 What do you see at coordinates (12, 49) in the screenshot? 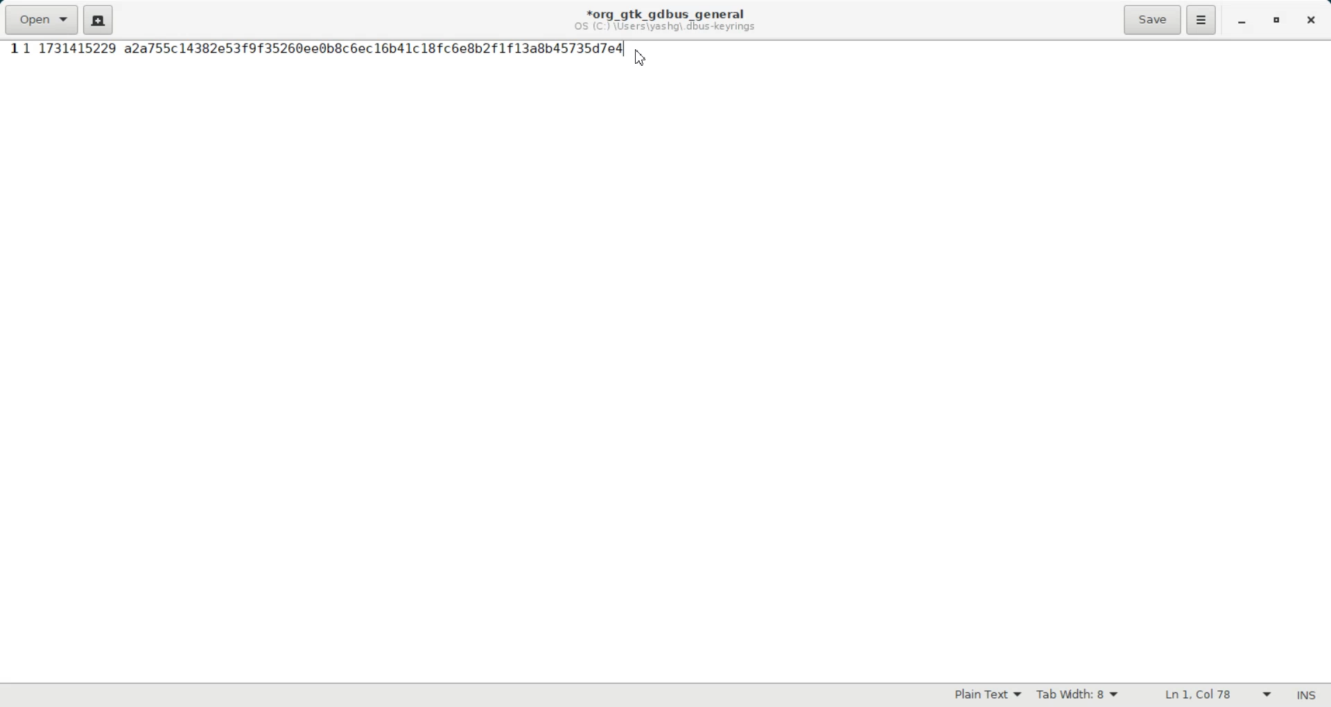
I see `Line Number` at bounding box center [12, 49].